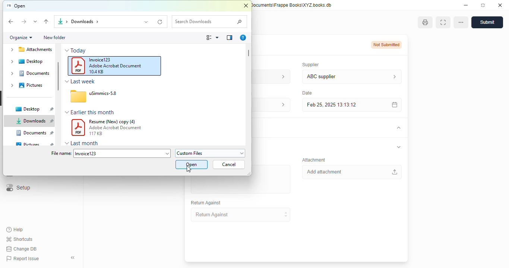 The height and width of the screenshot is (268, 509). Describe the element at coordinates (78, 96) in the screenshot. I see `file icon` at that location.